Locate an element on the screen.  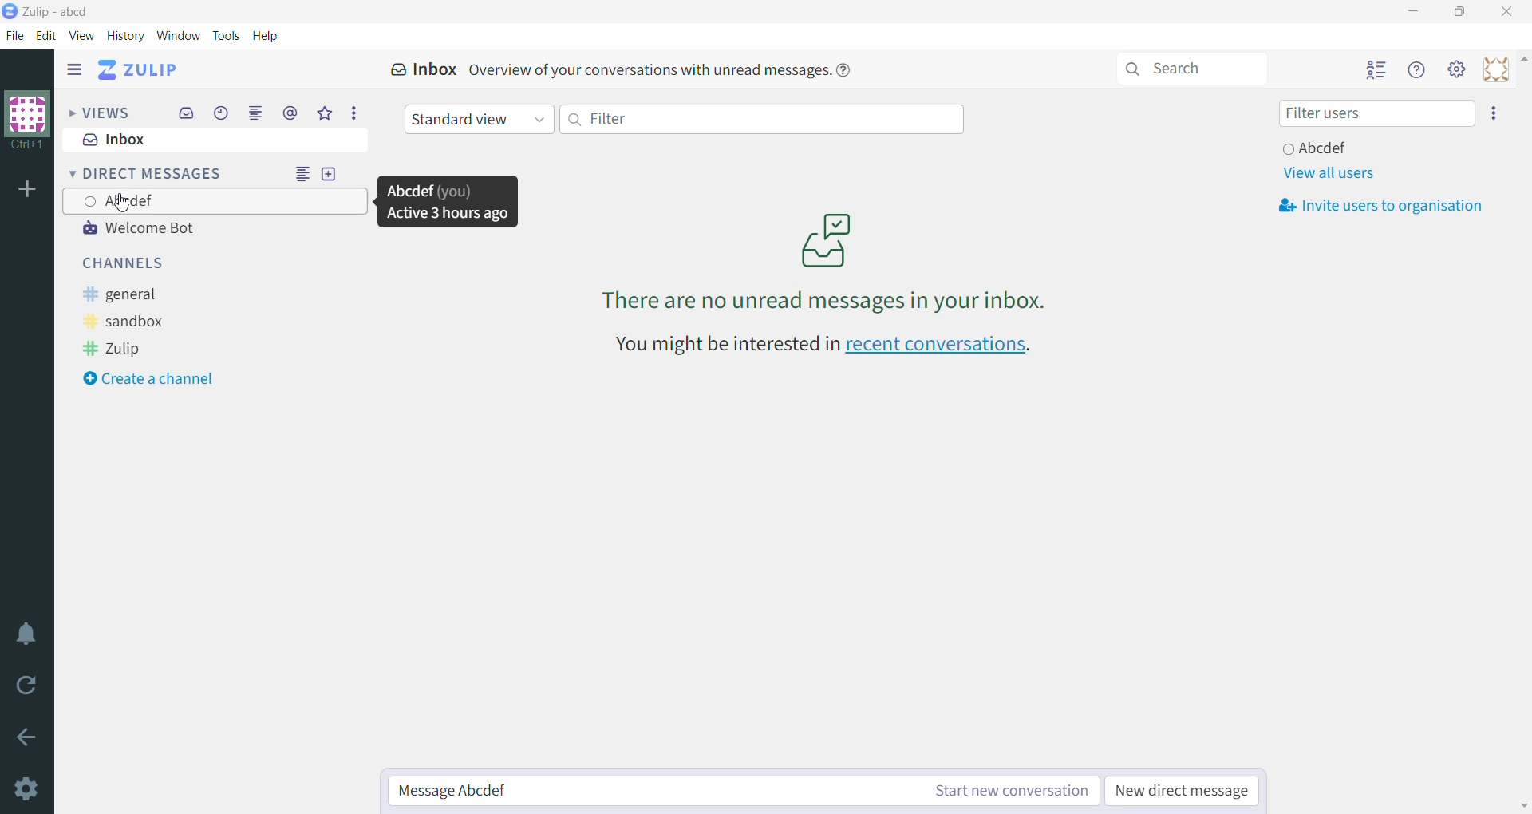
Mentions is located at coordinates (290, 113).